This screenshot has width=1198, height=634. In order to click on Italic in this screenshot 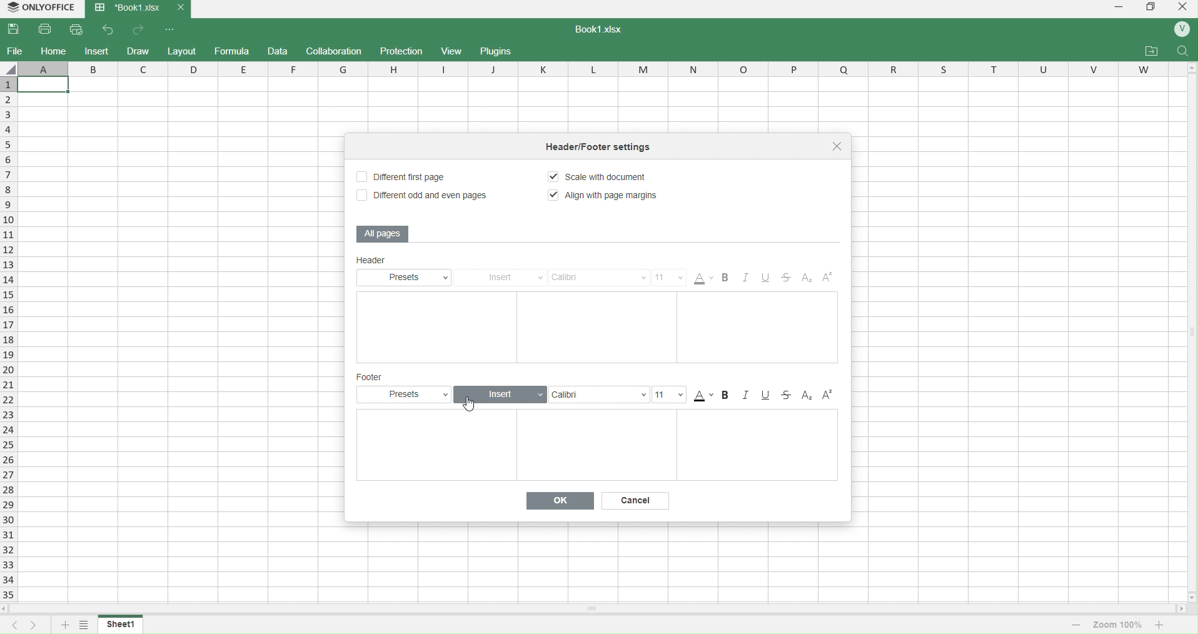, I will do `click(748, 395)`.